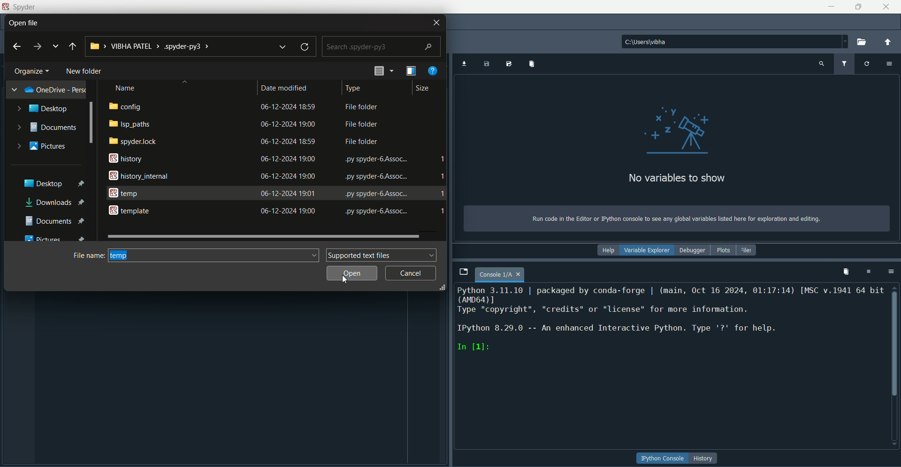 The image size is (901, 467). Describe the element at coordinates (91, 124) in the screenshot. I see `Scrollbar` at that location.